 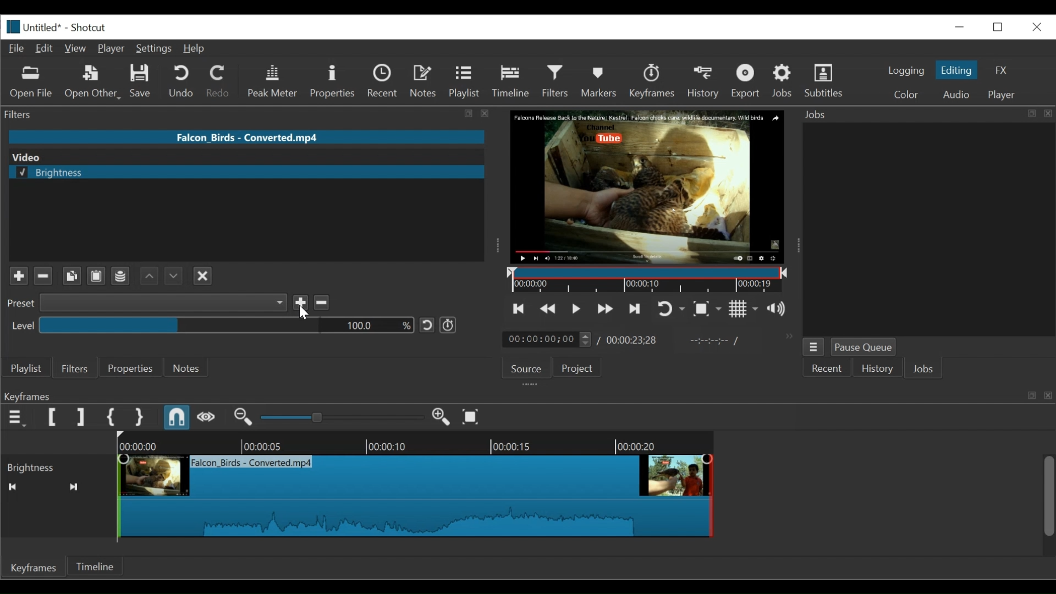 What do you see at coordinates (1002, 95) in the screenshot?
I see `Player` at bounding box center [1002, 95].